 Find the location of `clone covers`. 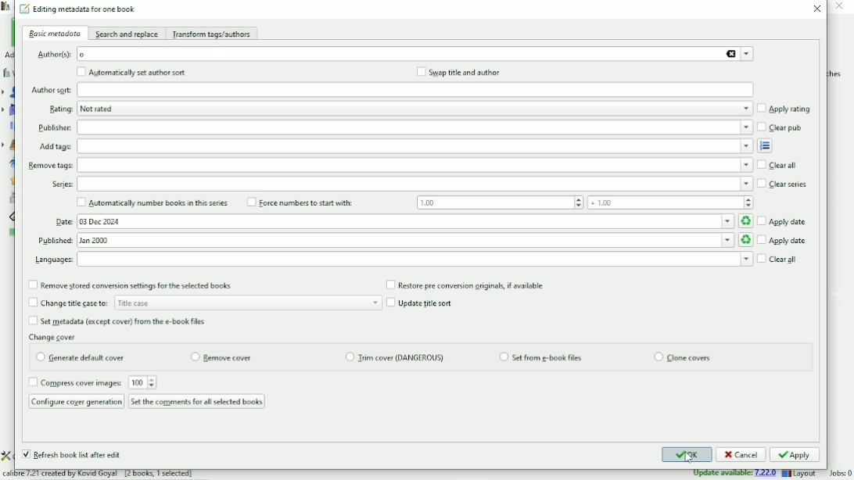

clone covers is located at coordinates (683, 356).